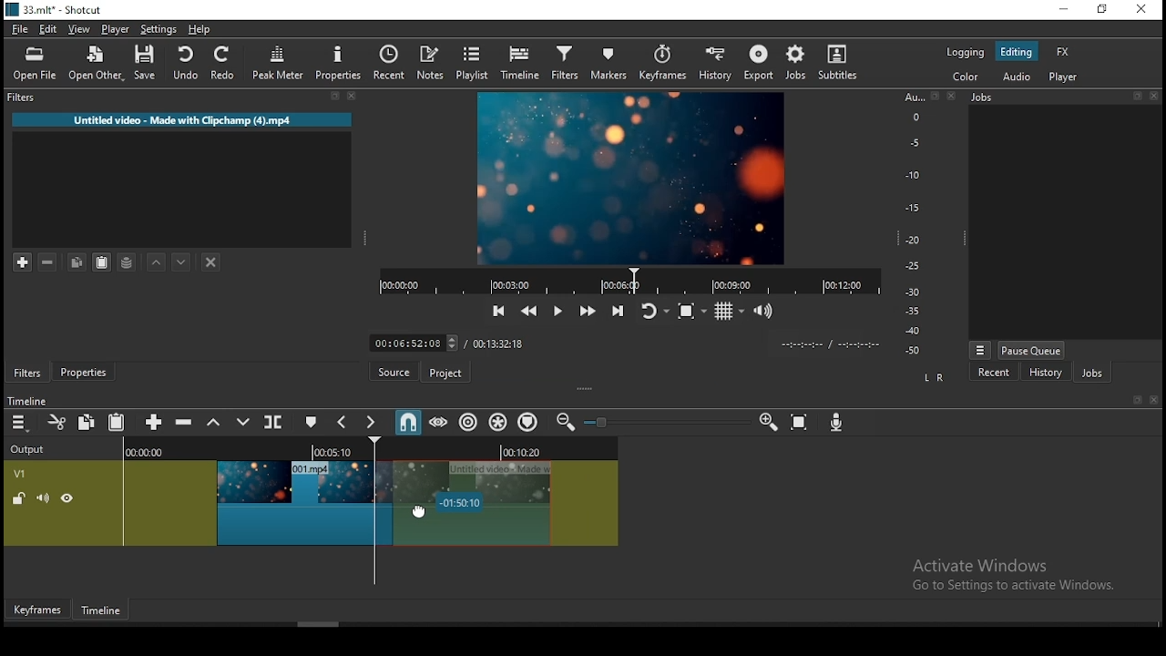  I want to click on video track, so click(25, 473).